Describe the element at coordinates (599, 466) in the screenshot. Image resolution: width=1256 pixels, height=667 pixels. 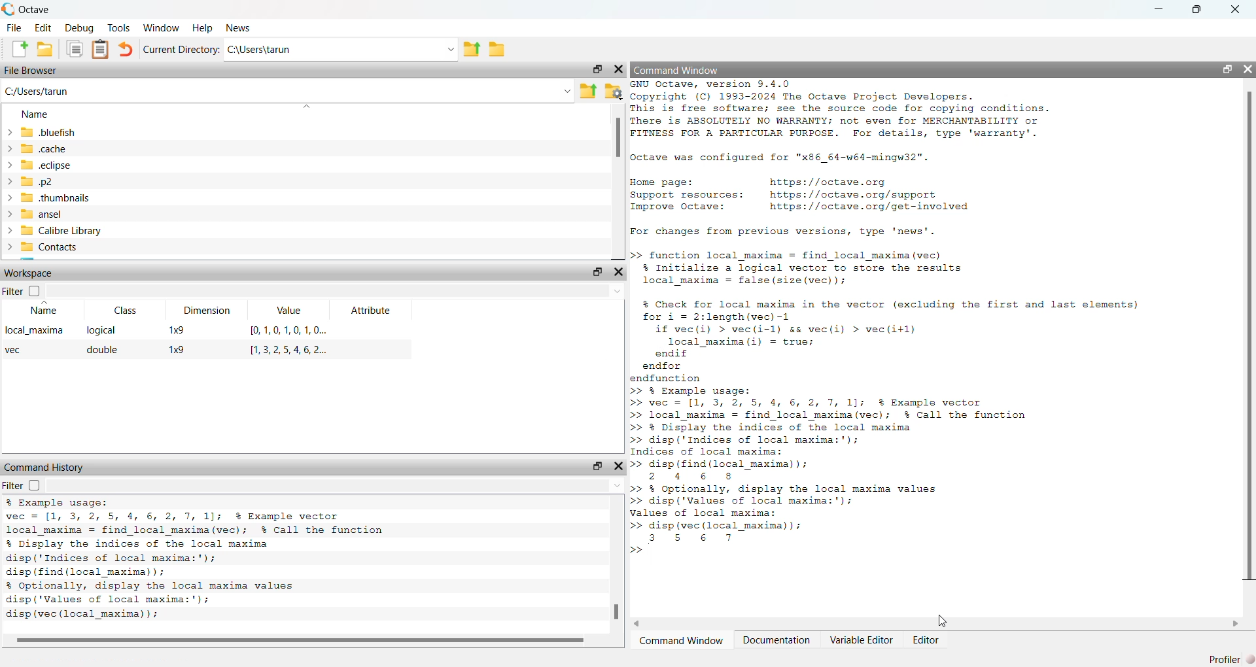
I see `Undock Widget` at that location.